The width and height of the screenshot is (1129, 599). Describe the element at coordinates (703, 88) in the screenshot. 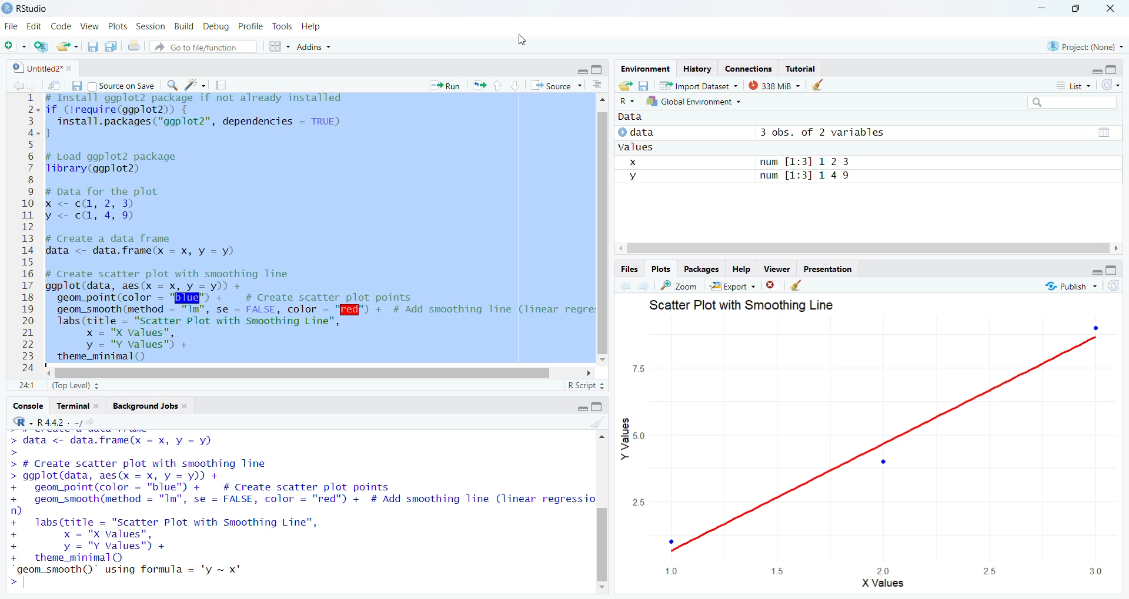

I see ` Import Dataset ~` at that location.